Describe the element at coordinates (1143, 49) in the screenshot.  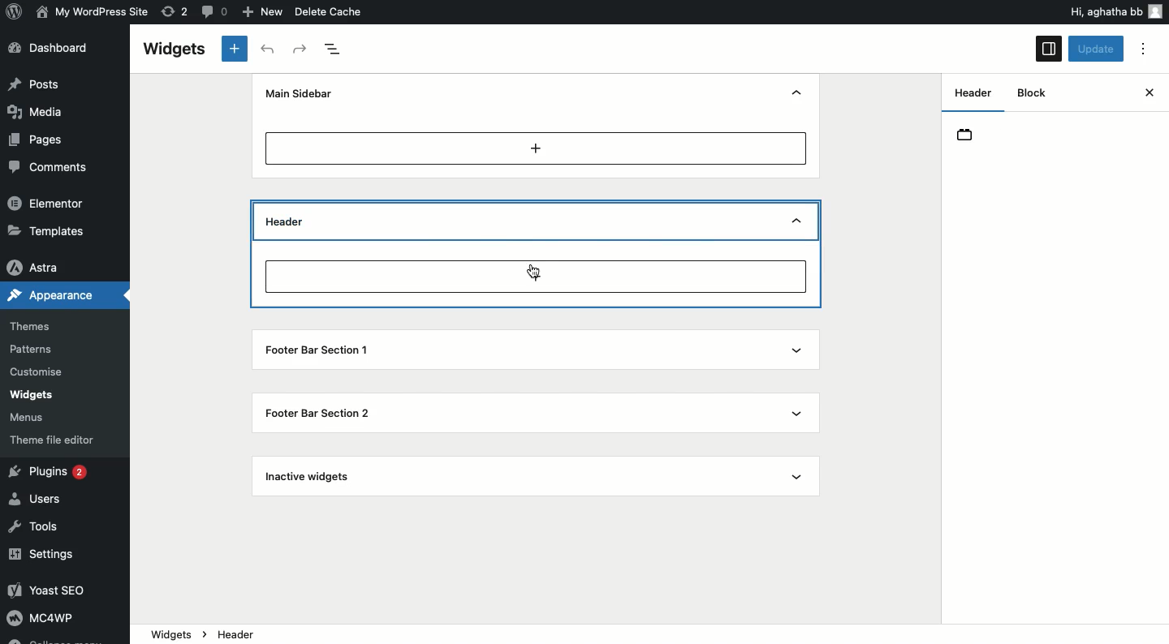
I see `Options` at that location.